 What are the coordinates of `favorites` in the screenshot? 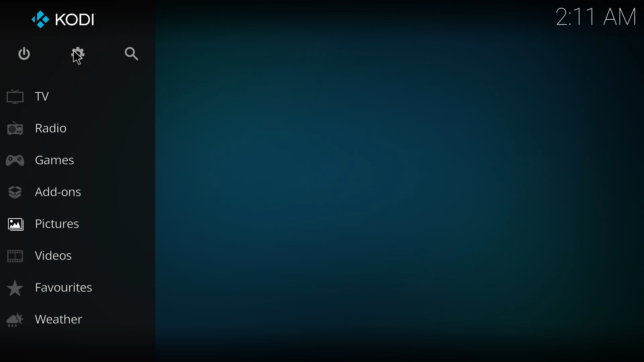 It's located at (57, 287).